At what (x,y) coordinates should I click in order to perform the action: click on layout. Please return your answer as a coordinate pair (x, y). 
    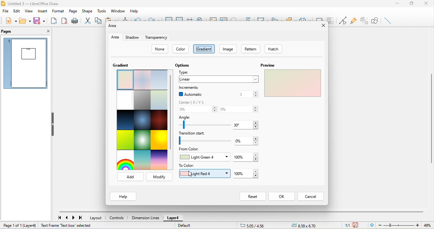
    Looking at the image, I should click on (97, 218).